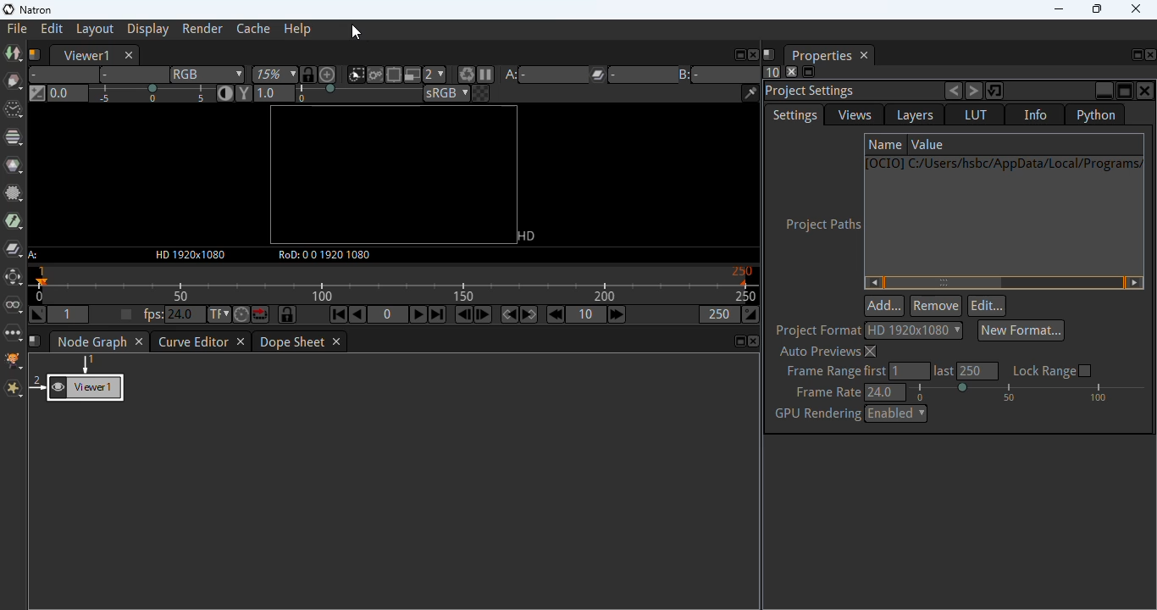 This screenshot has height=610, width=1157. Describe the element at coordinates (285, 314) in the screenshot. I see `when activated, the timeline frame-range is synchronized with the dope sheet and the curve editor.` at that location.